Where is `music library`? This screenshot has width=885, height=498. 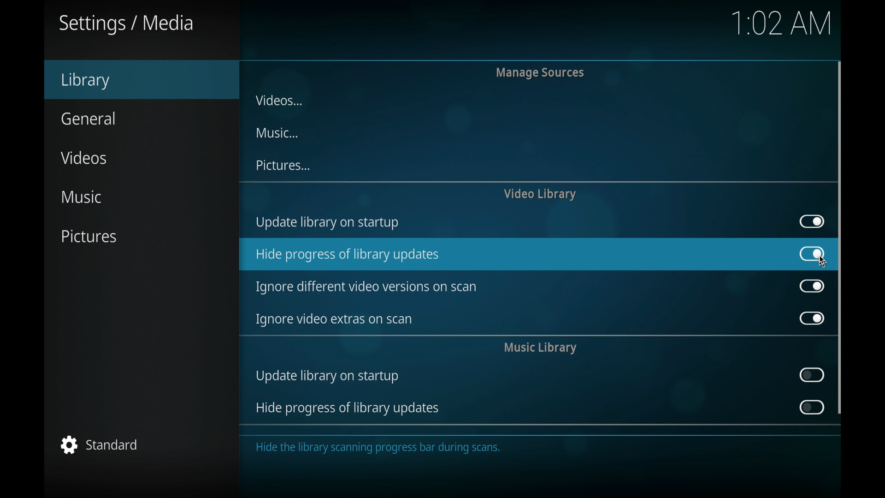
music library is located at coordinates (540, 348).